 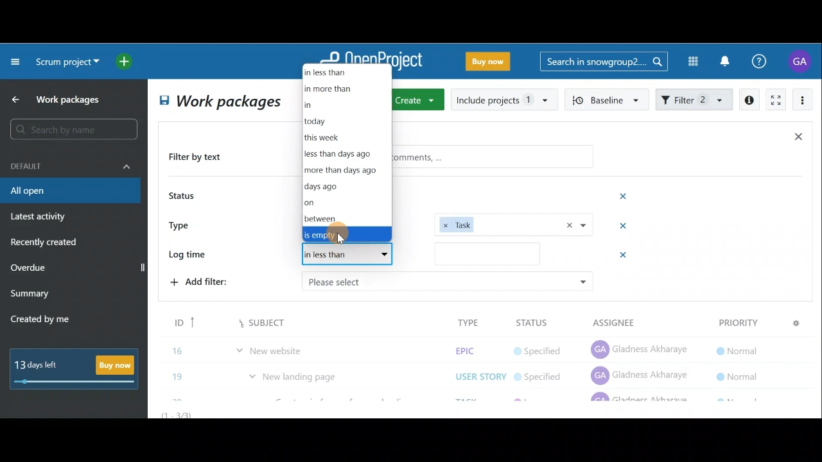 I want to click on More actions, so click(x=803, y=102).